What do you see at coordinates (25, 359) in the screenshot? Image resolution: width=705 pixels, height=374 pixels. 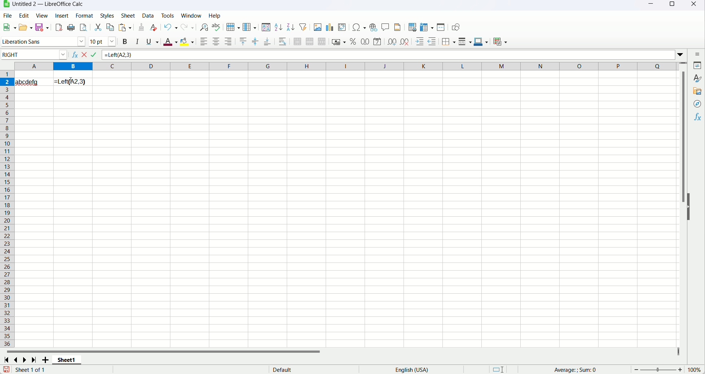 I see `scroll to next page` at bounding box center [25, 359].